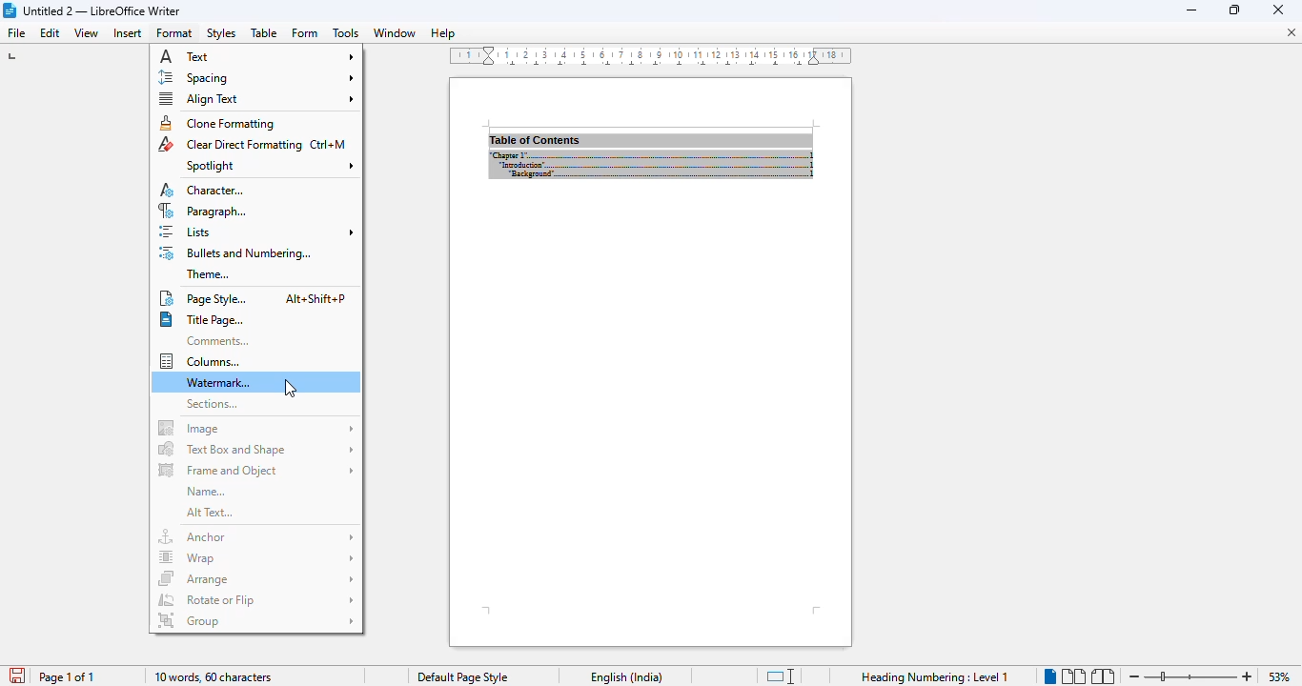 The height and width of the screenshot is (686, 1302). What do you see at coordinates (304, 33) in the screenshot?
I see `form` at bounding box center [304, 33].